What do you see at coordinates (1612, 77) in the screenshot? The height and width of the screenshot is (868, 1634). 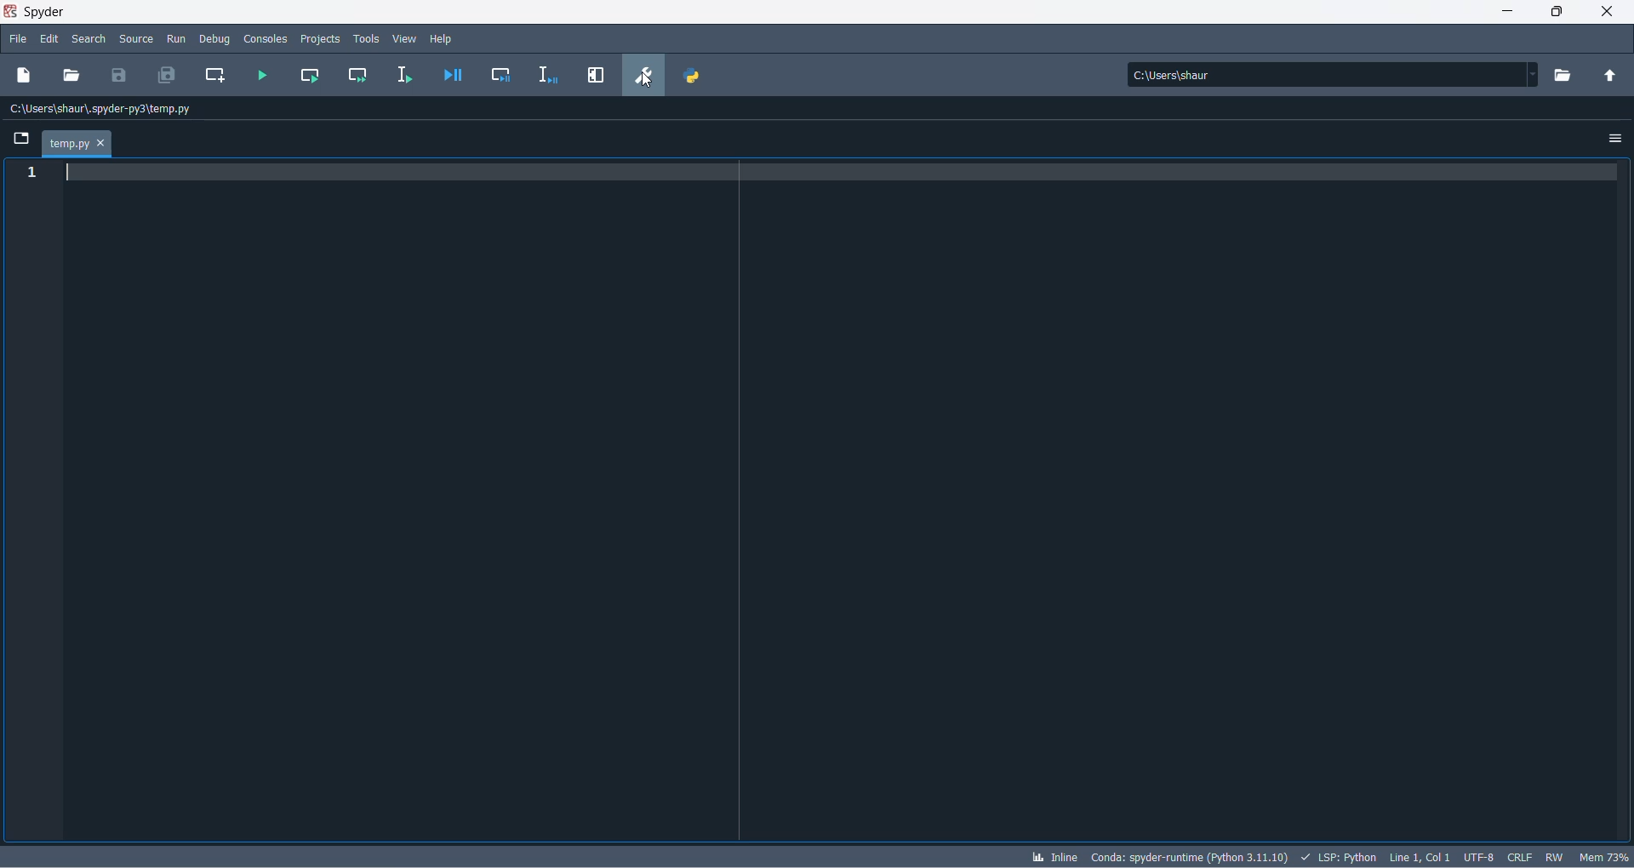 I see `parent folder` at bounding box center [1612, 77].